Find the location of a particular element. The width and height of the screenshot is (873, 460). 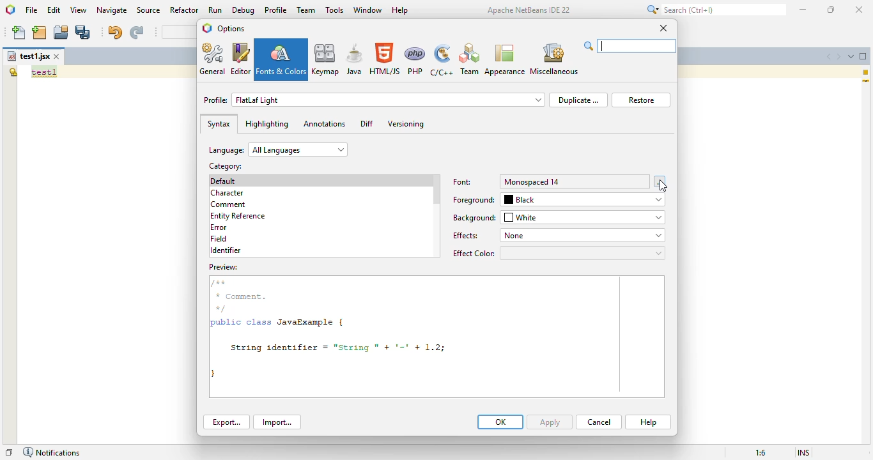

effect color: is located at coordinates (558, 252).